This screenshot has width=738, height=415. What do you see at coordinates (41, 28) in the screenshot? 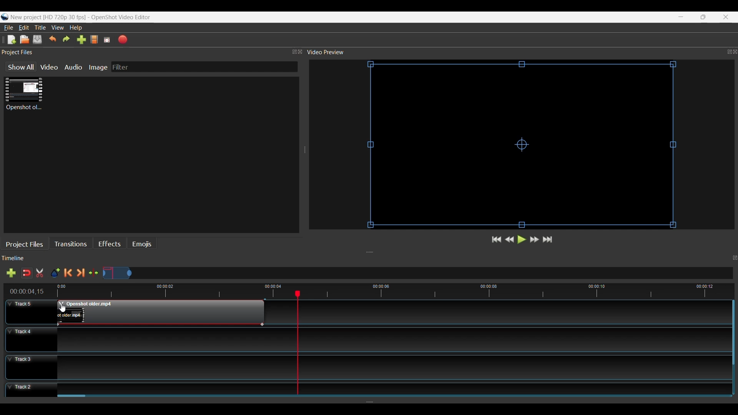
I see `Title` at bounding box center [41, 28].